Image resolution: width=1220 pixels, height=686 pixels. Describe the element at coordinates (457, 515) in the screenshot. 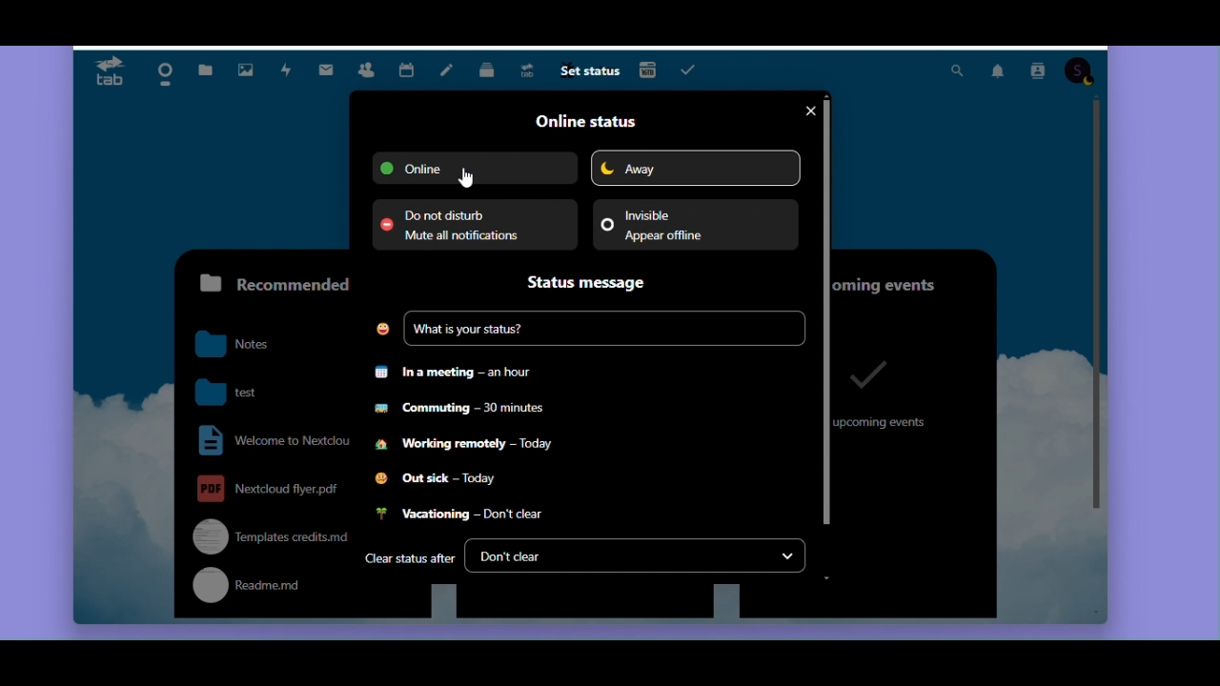

I see `Vacationing Don't clear` at that location.